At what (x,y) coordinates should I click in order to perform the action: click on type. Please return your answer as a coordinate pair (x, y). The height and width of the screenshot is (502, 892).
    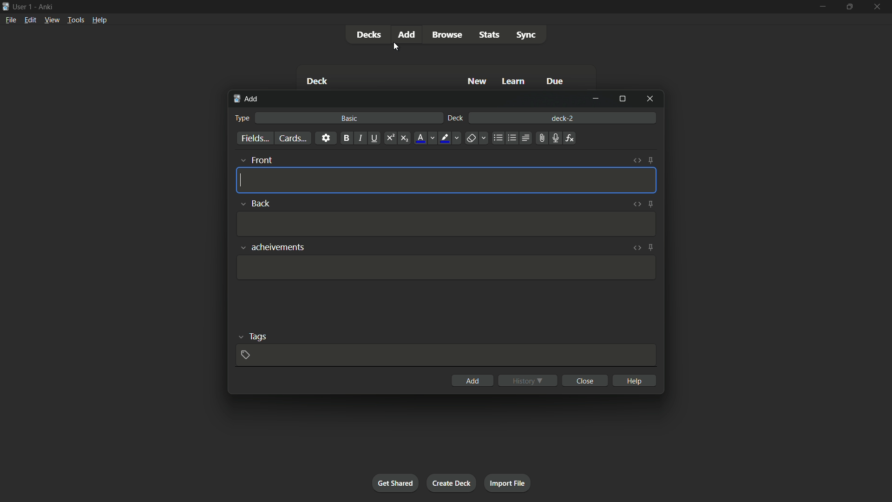
    Looking at the image, I should click on (242, 119).